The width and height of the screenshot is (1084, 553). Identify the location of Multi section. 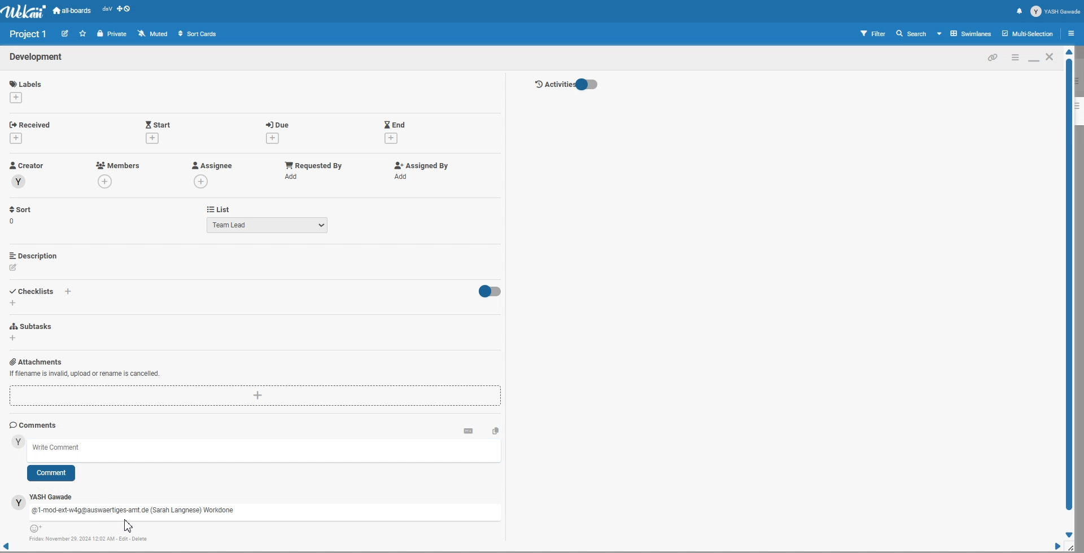
(1029, 33).